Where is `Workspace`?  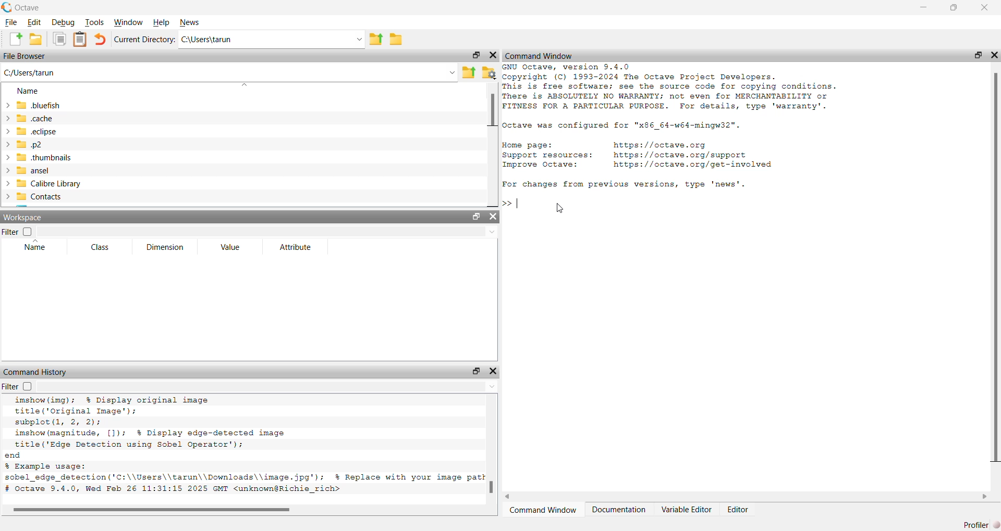
Workspace is located at coordinates (23, 217).